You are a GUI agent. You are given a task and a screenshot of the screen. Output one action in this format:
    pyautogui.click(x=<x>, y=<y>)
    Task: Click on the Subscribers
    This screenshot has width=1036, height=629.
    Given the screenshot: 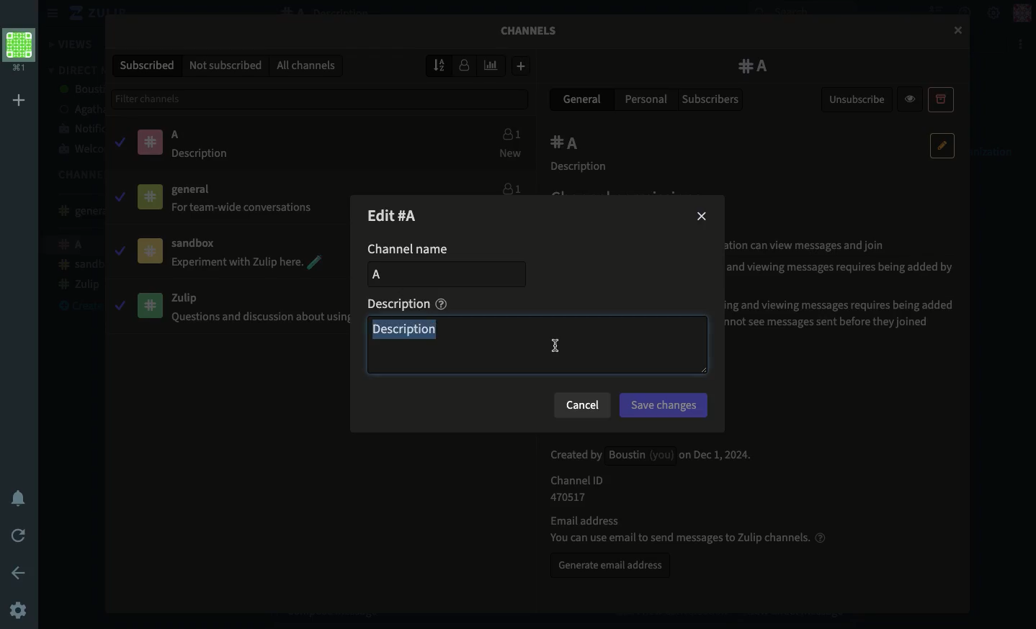 What is the action you would take?
    pyautogui.click(x=712, y=100)
    